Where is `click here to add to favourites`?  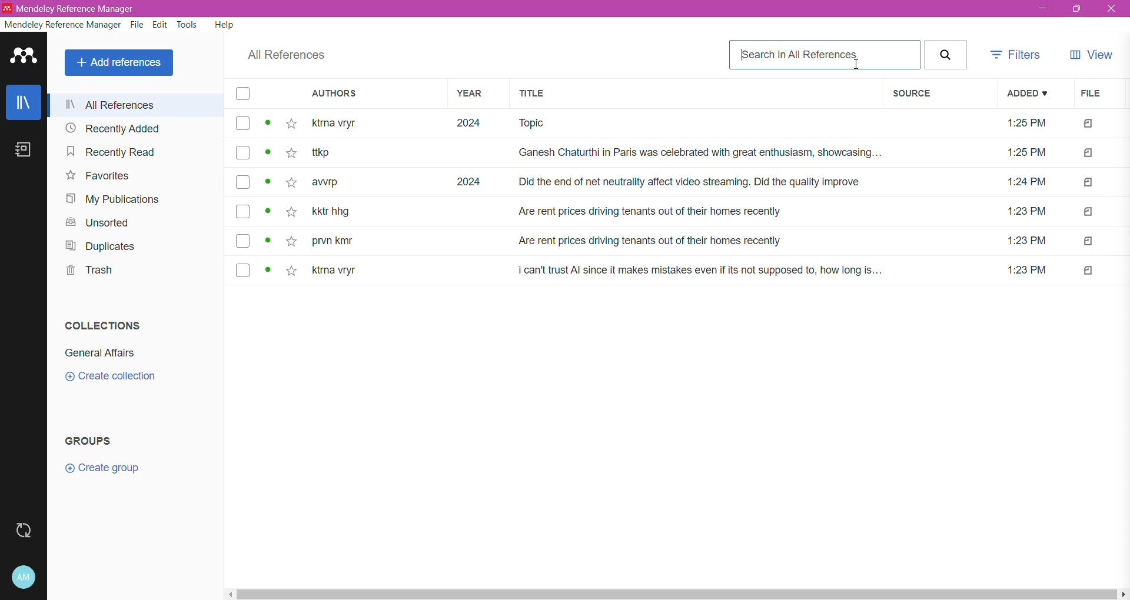
click here to add to favourites is located at coordinates (290, 241).